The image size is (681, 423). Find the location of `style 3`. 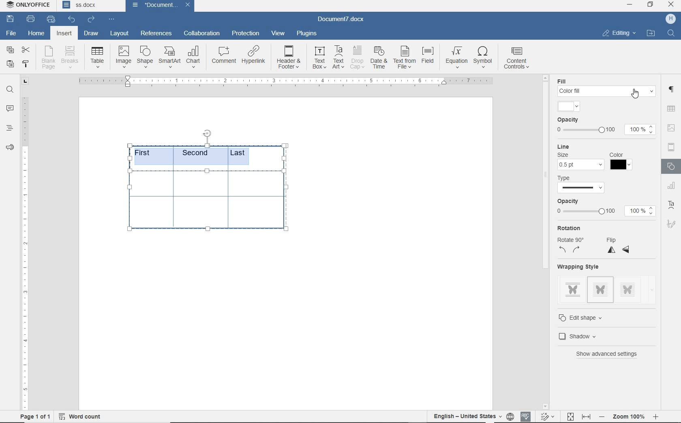

style 3 is located at coordinates (628, 288).